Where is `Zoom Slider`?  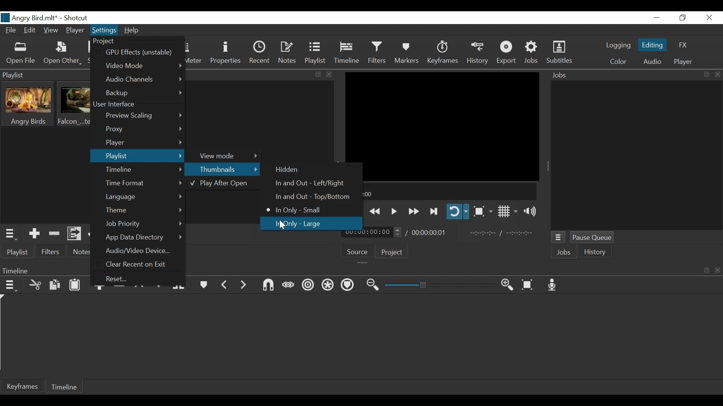
Zoom Slider is located at coordinates (439, 285).